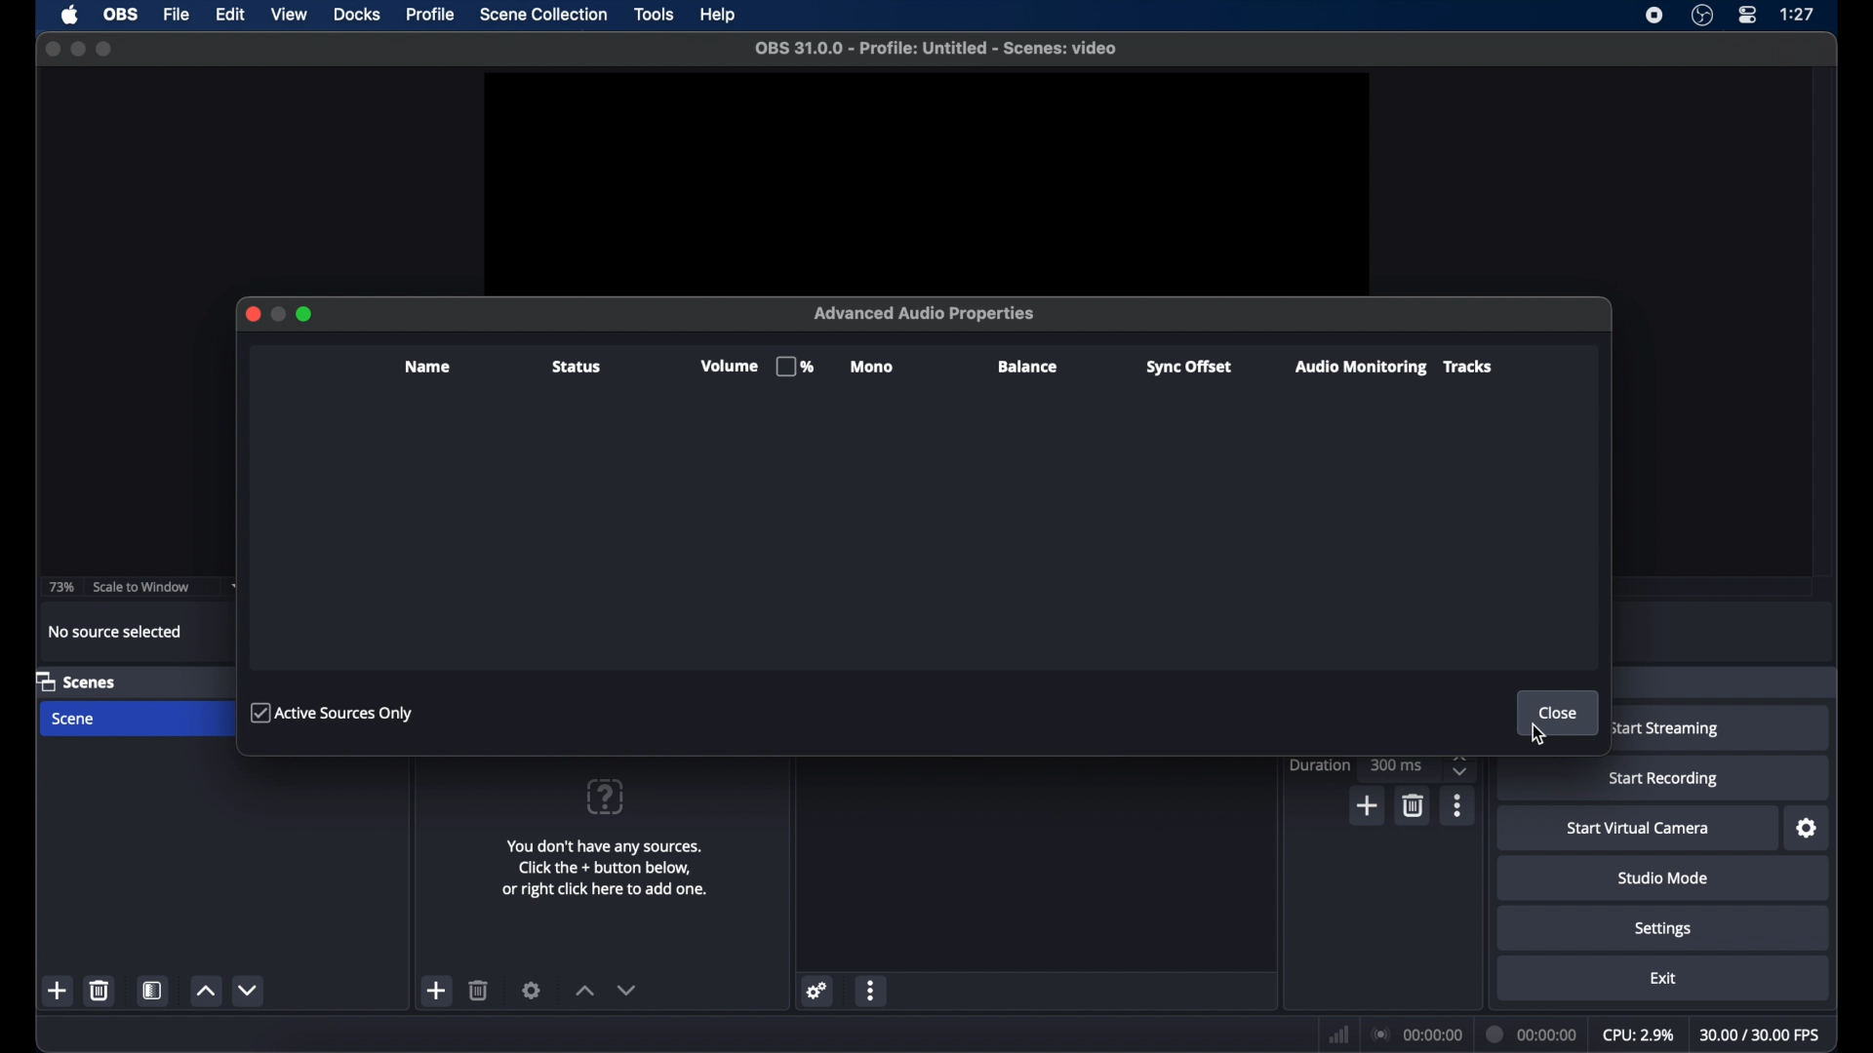  Describe the element at coordinates (479, 990) in the screenshot. I see `delete` at that location.